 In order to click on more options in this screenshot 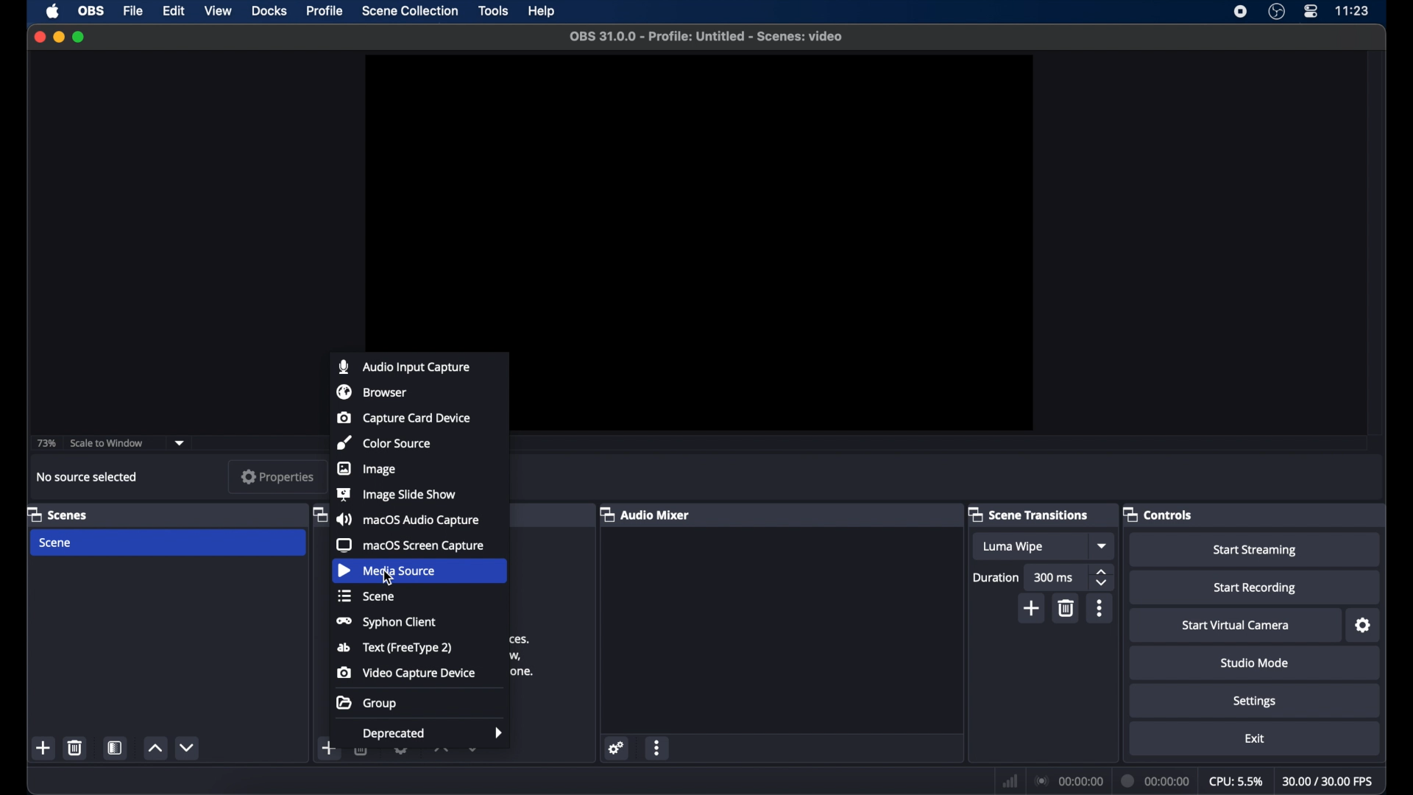, I will do `click(659, 748)`.